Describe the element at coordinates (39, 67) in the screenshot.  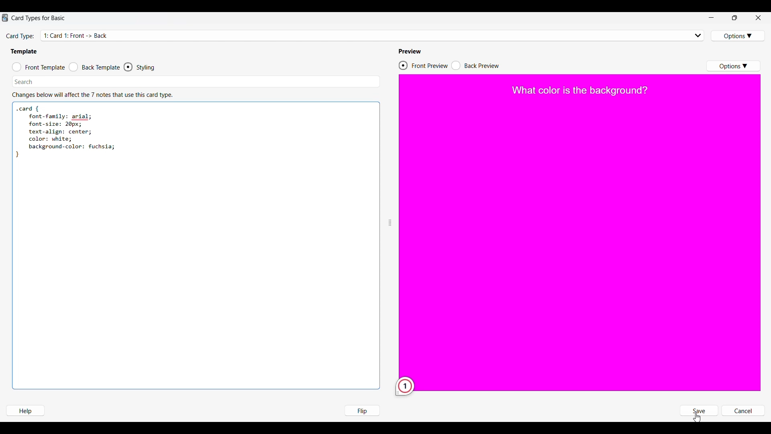
I see `Front template` at that location.